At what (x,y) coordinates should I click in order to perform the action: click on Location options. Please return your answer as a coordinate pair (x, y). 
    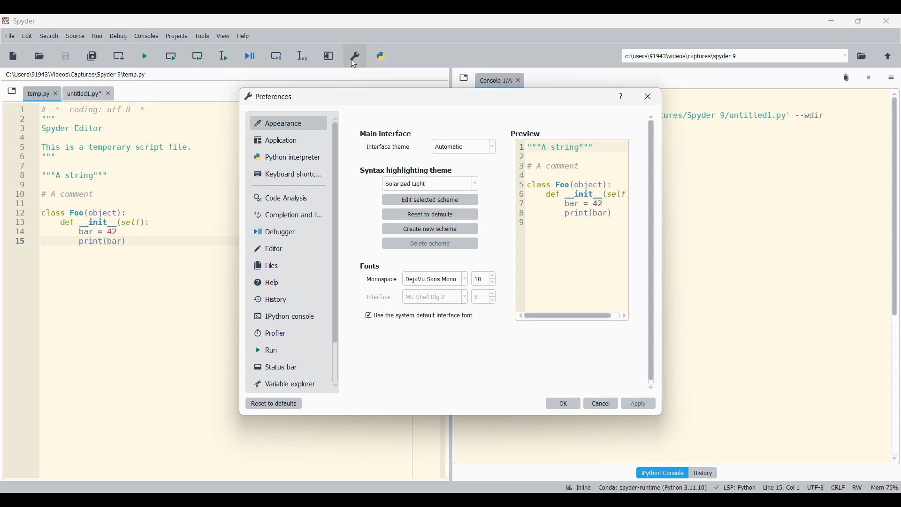
    Looking at the image, I should click on (846, 56).